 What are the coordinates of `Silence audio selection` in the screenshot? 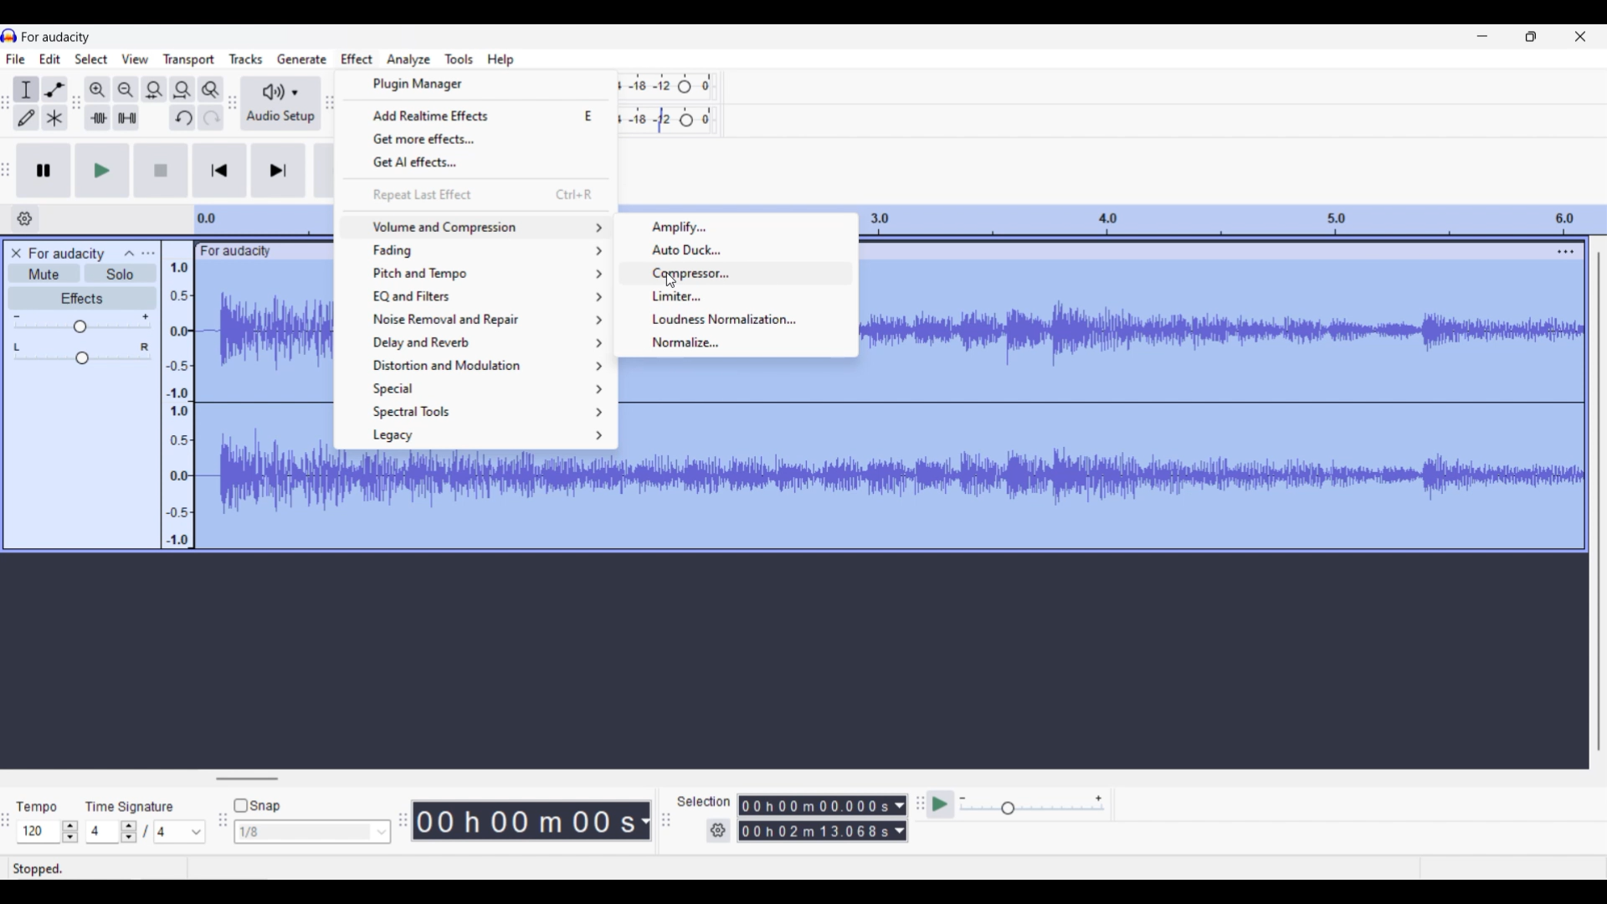 It's located at (127, 117).